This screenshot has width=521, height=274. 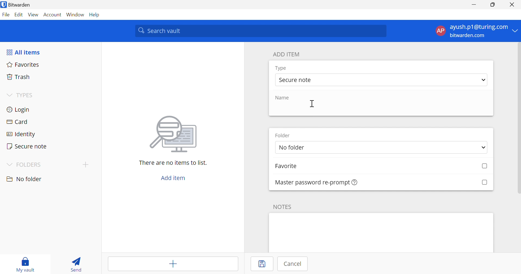 I want to click on There are no items to list, so click(x=173, y=163).